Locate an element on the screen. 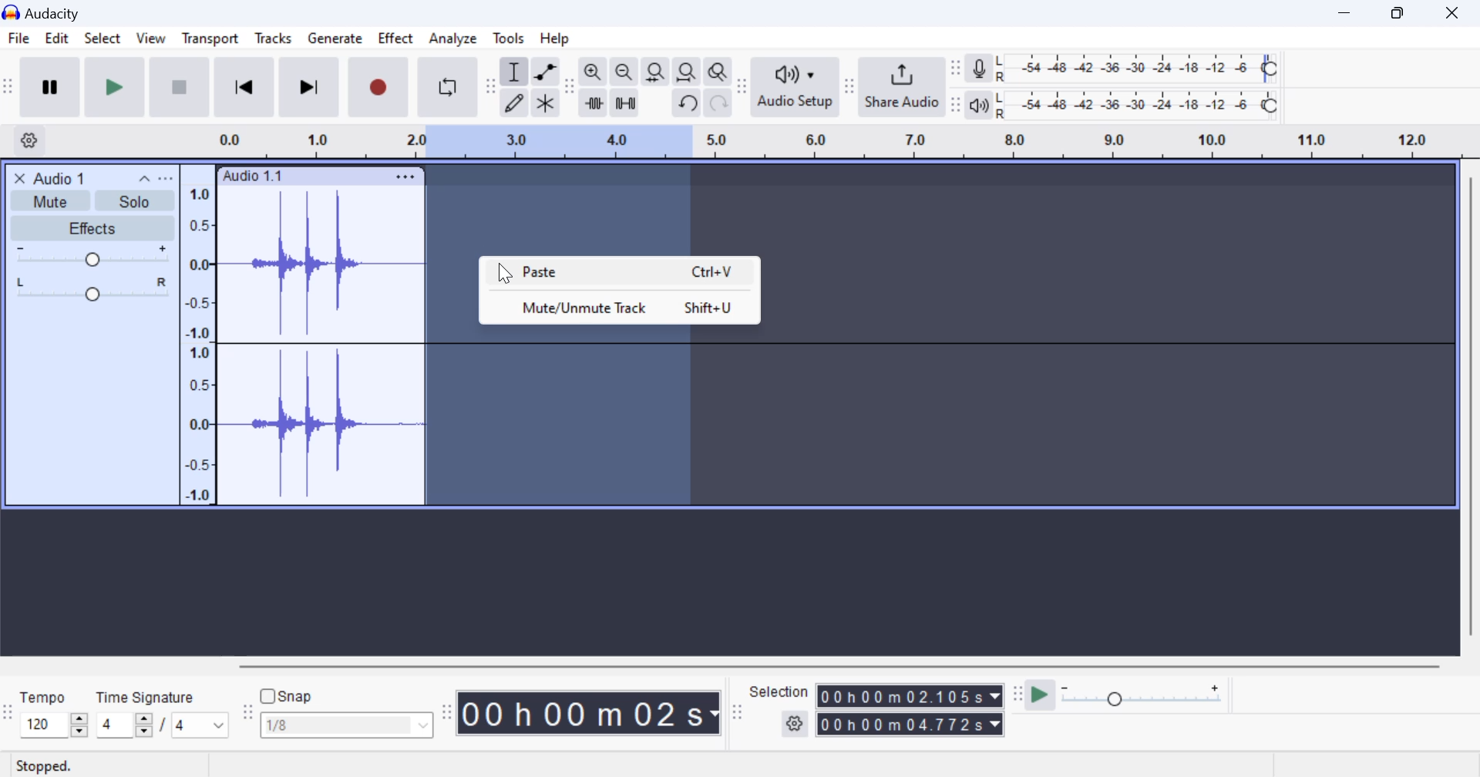  increase or decrease tempo is located at coordinates (53, 725).